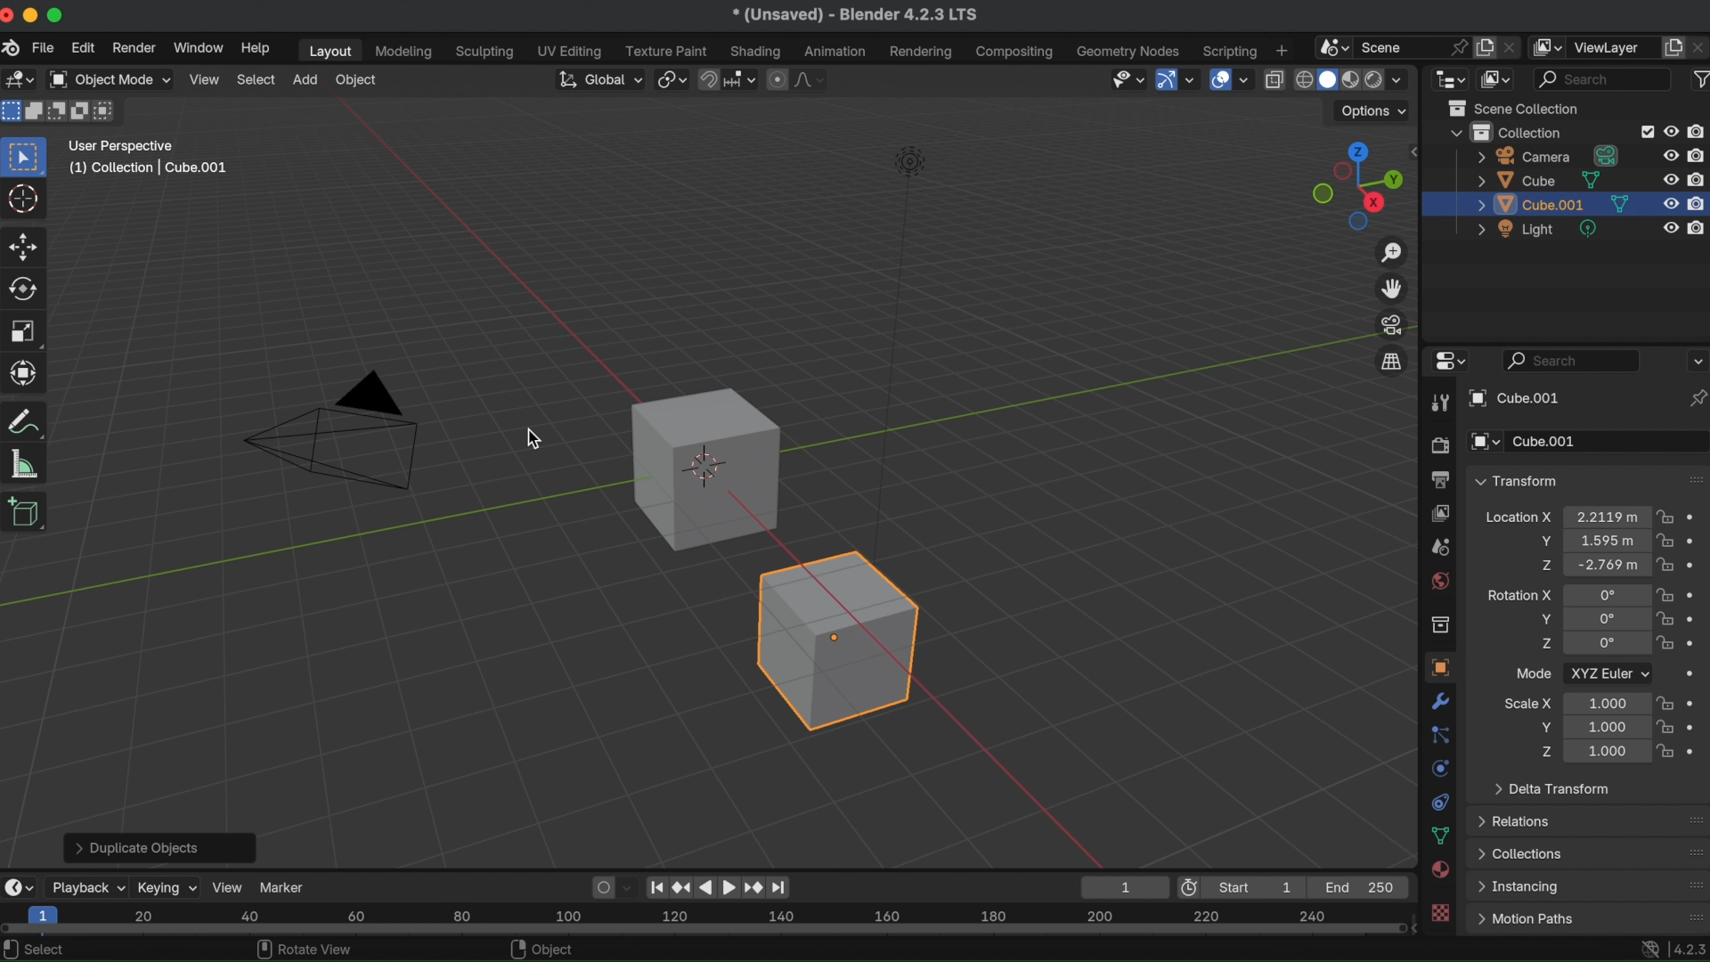 This screenshot has width=1710, height=962. I want to click on world, so click(1439, 580).